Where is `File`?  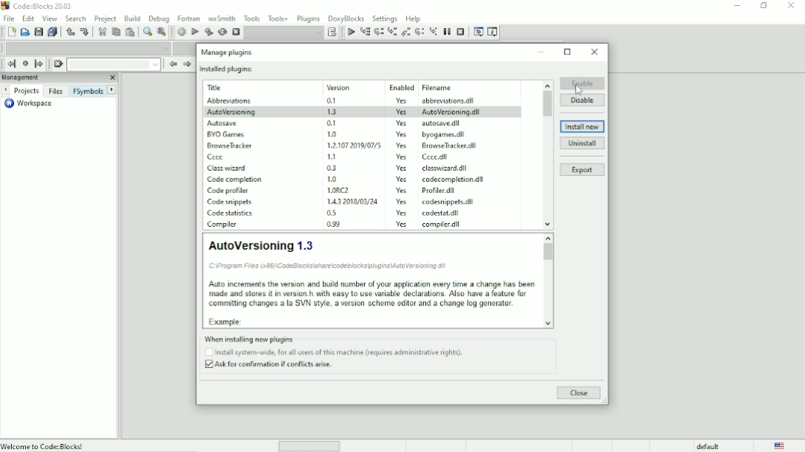 File is located at coordinates (9, 18).